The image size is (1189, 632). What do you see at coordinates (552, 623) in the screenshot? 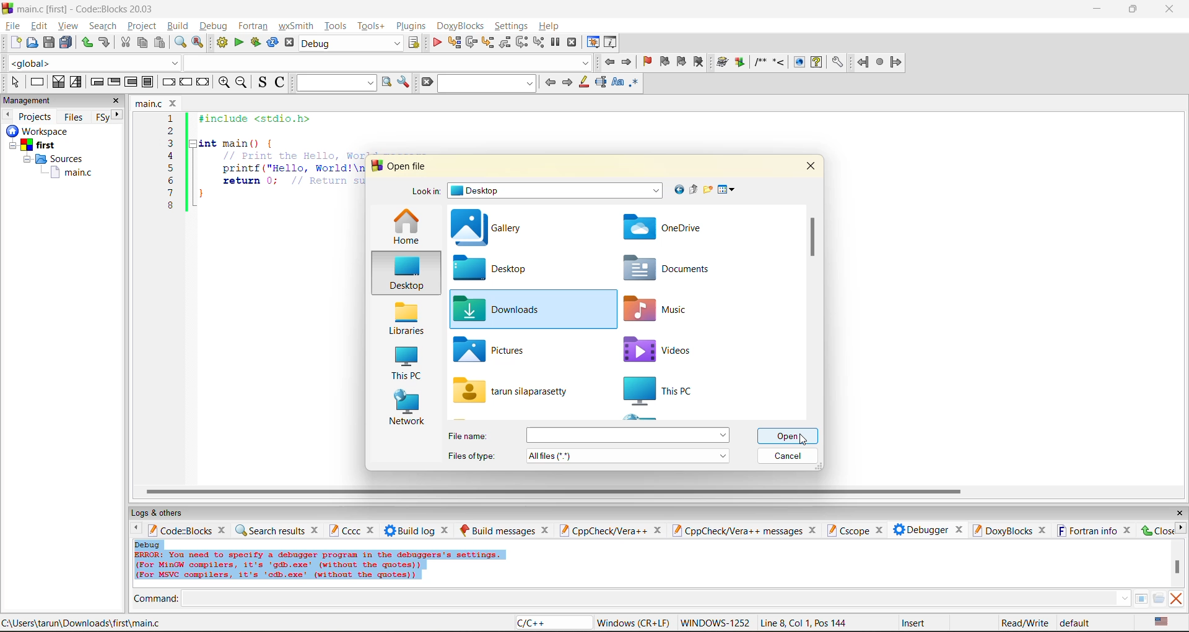
I see `language` at bounding box center [552, 623].